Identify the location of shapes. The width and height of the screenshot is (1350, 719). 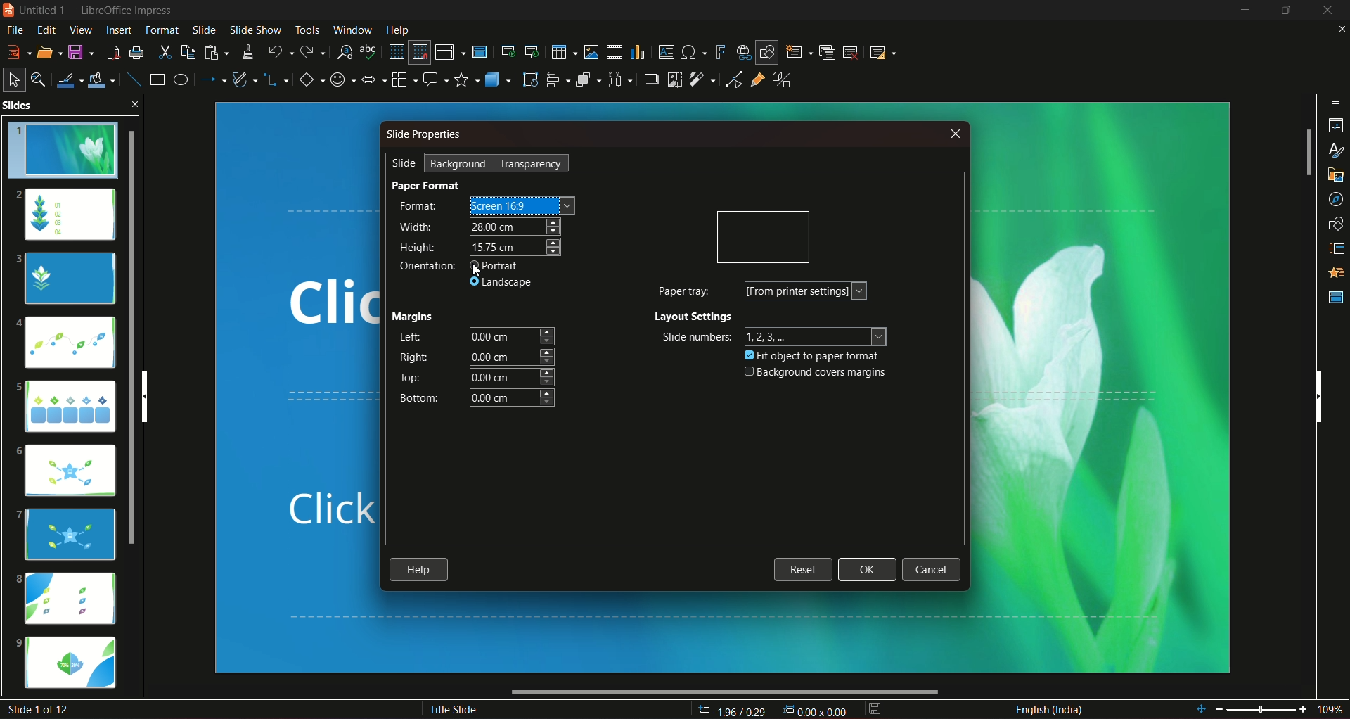
(1334, 224).